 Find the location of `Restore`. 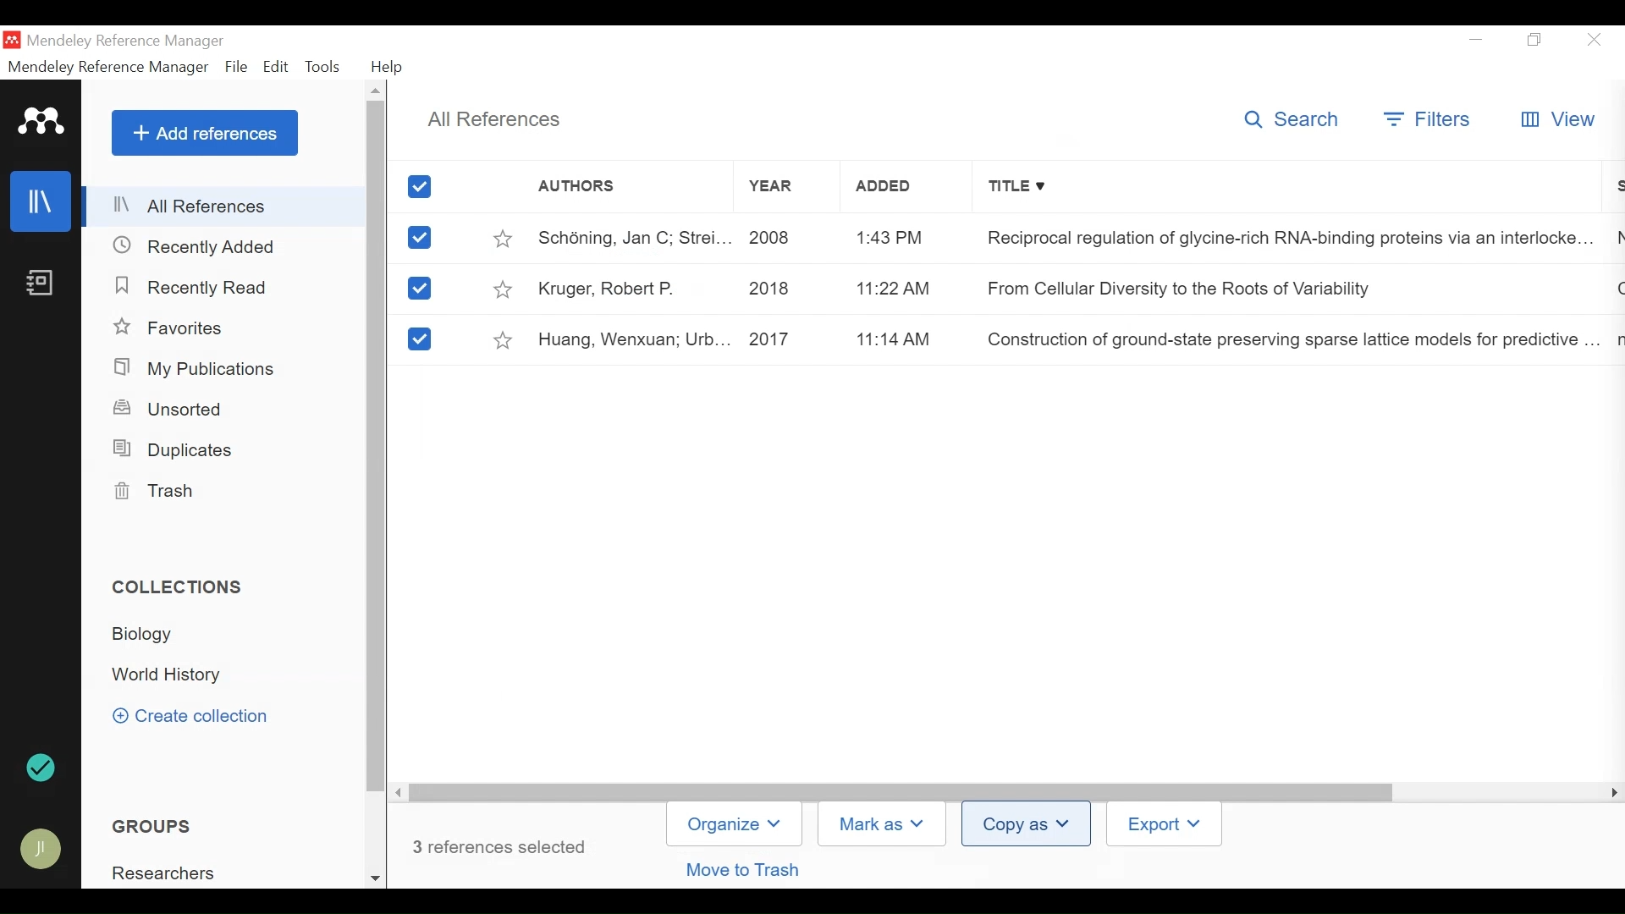

Restore is located at coordinates (1535, 40).